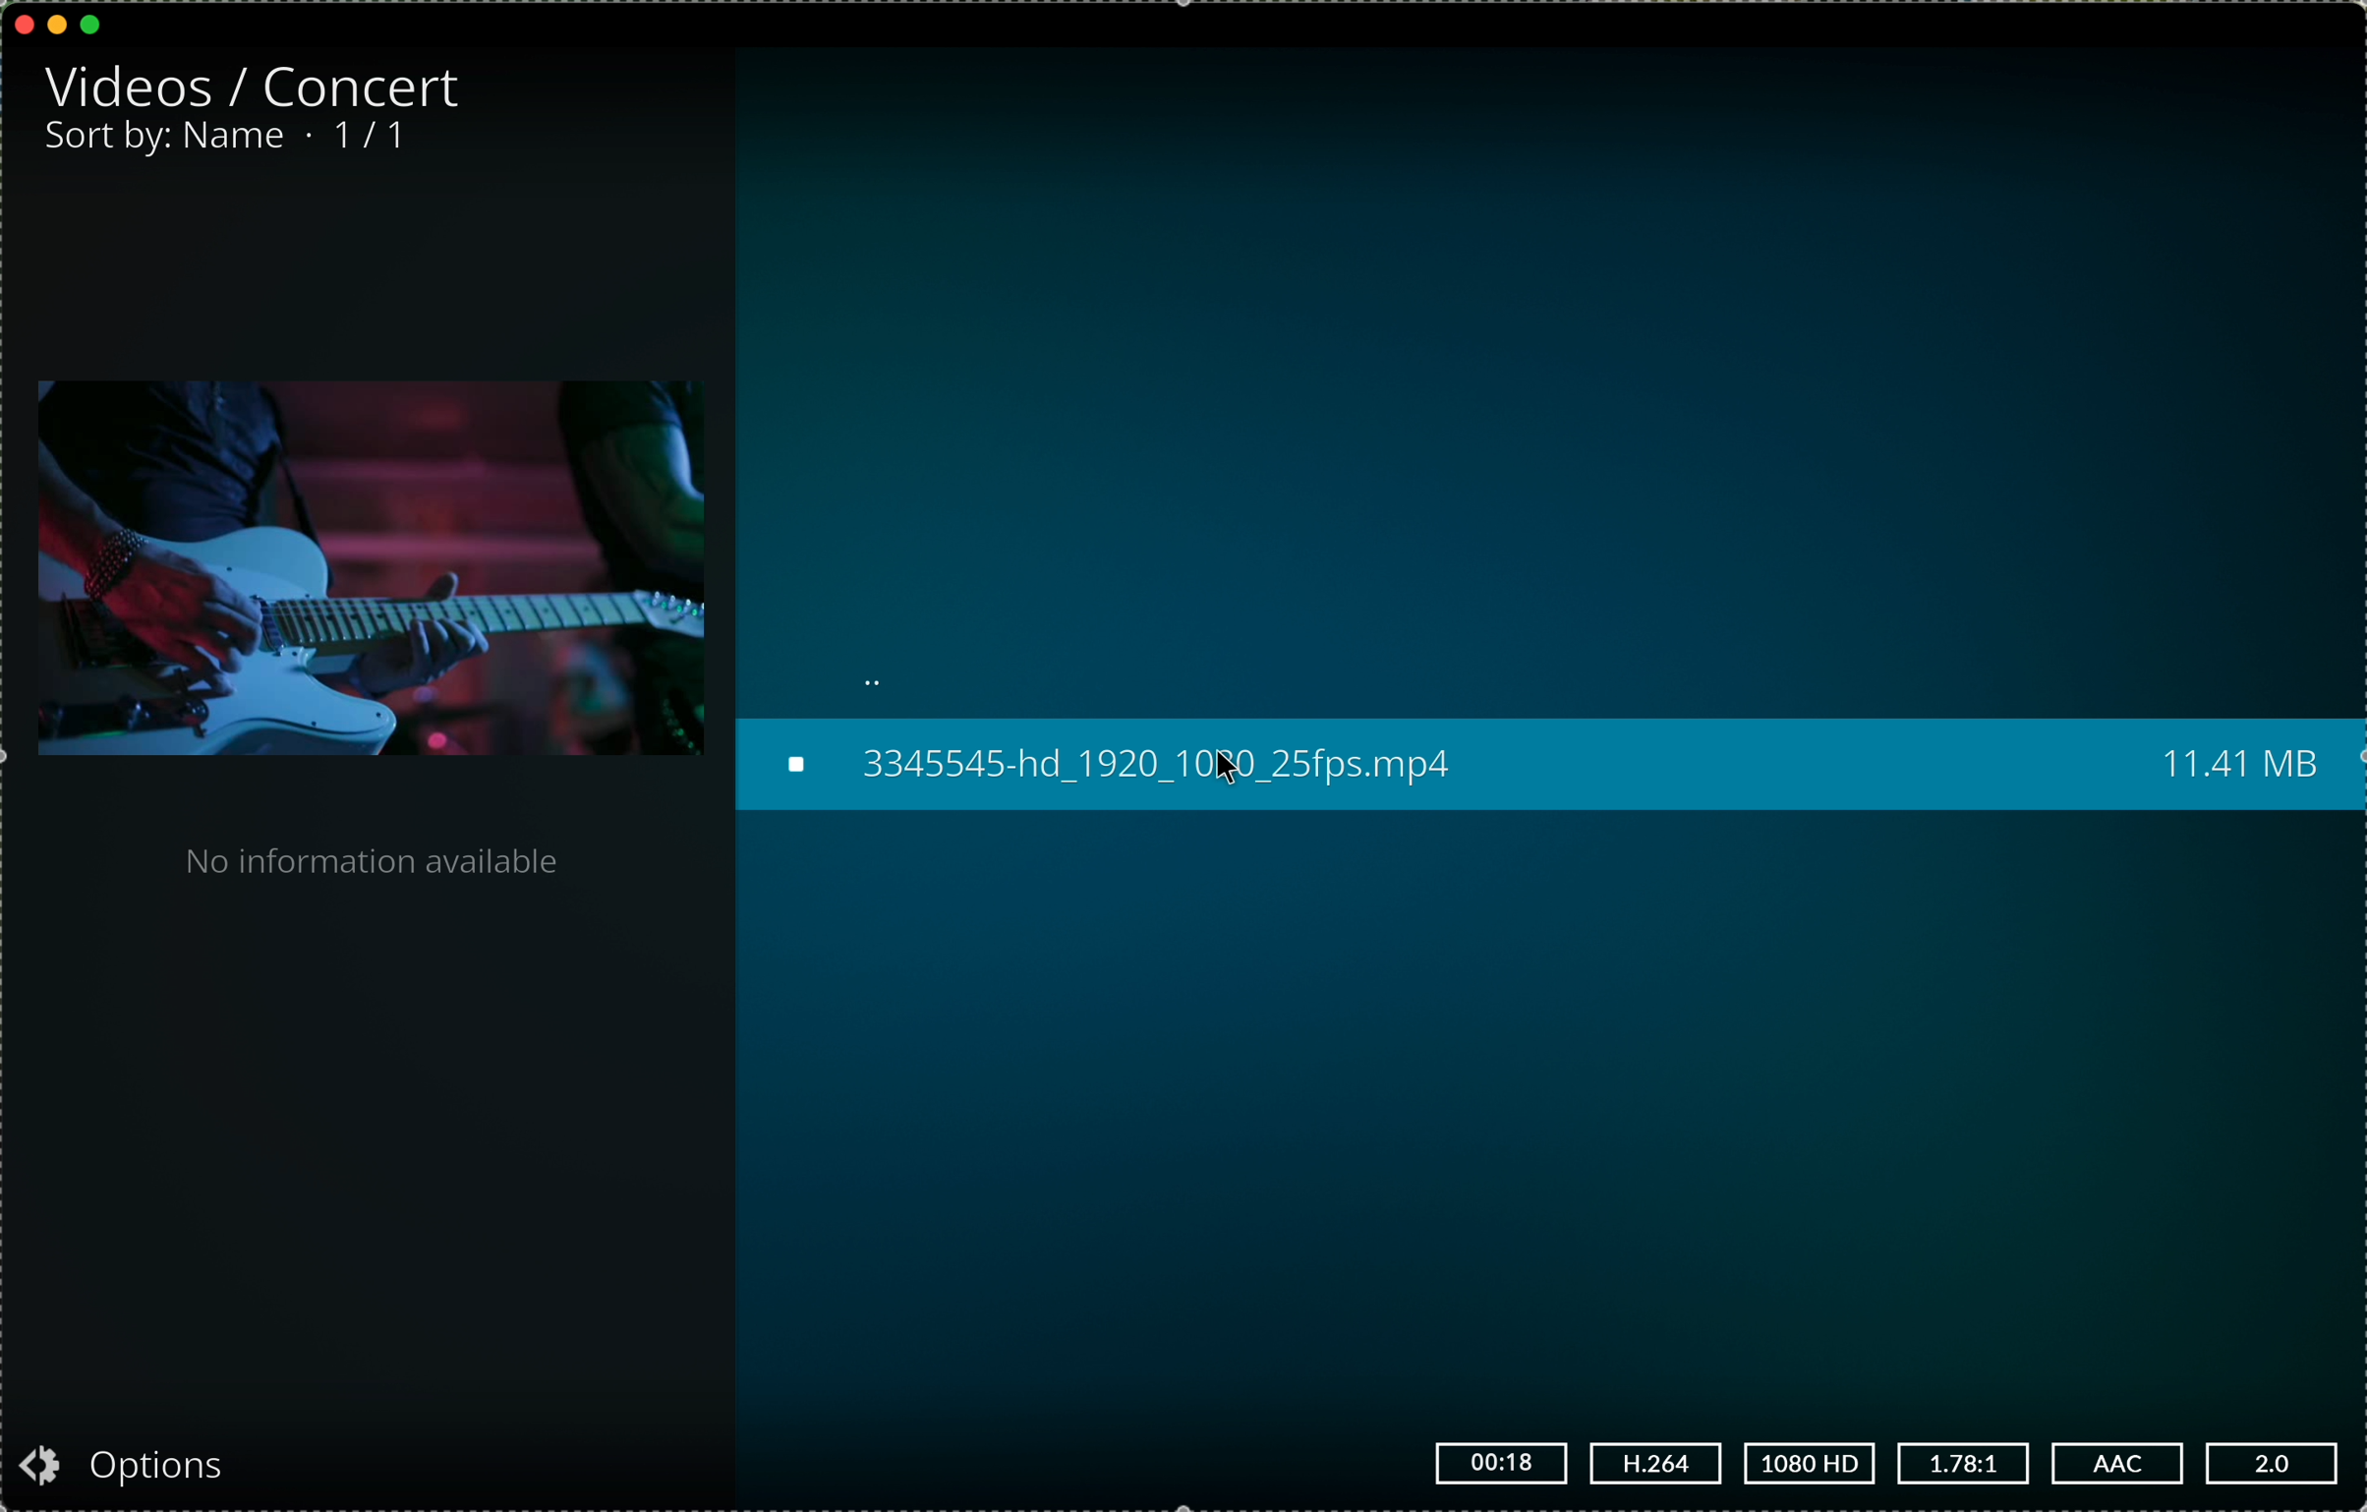  What do you see at coordinates (1550, 767) in the screenshot?
I see `click on the concert recording` at bounding box center [1550, 767].